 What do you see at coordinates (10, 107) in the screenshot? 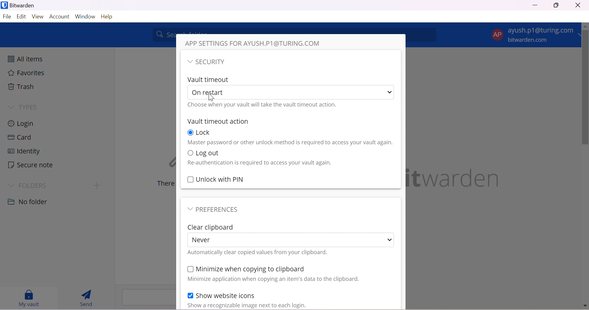
I see `Drop Down` at bounding box center [10, 107].